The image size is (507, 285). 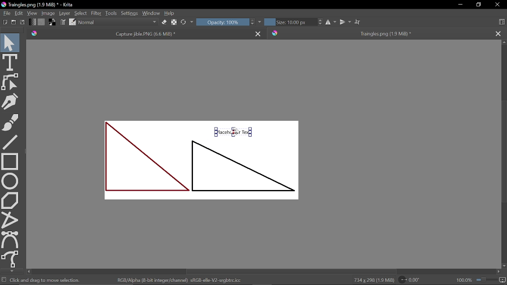 What do you see at coordinates (183, 23) in the screenshot?
I see `Reload original preset` at bounding box center [183, 23].